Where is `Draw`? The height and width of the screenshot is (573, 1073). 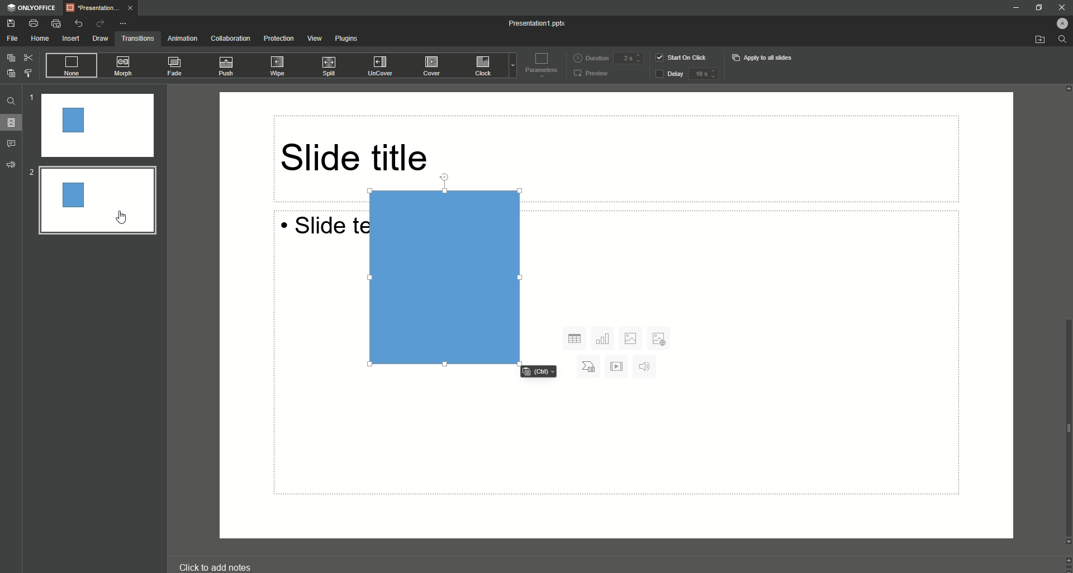 Draw is located at coordinates (99, 39).